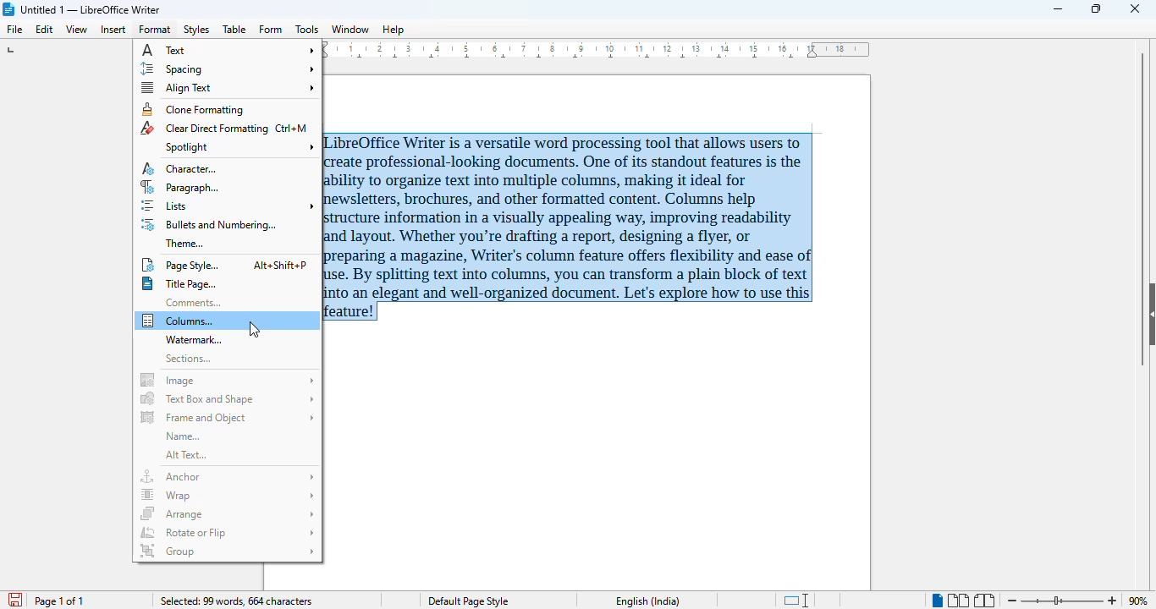 The image size is (1156, 609). What do you see at coordinates (958, 601) in the screenshot?
I see `multi-page view` at bounding box center [958, 601].